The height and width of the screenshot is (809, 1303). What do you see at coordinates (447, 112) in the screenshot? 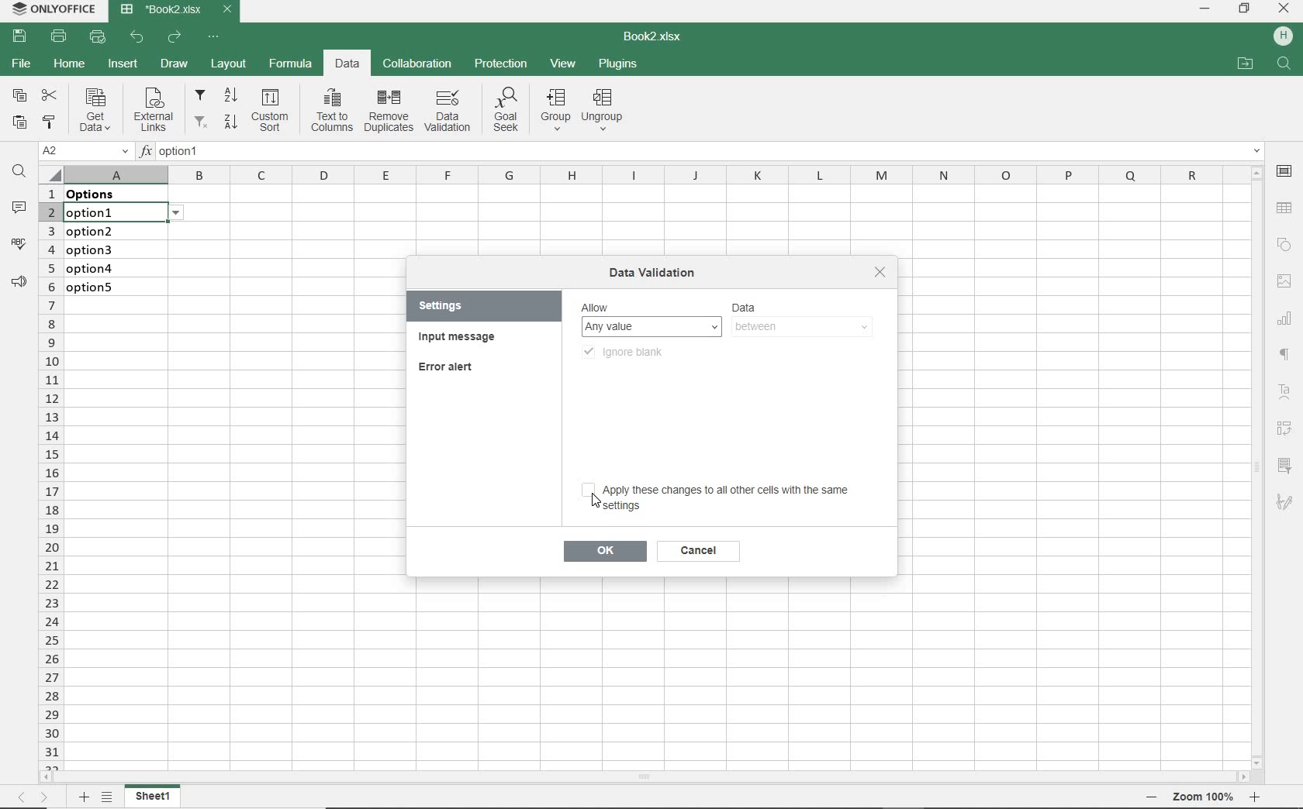
I see `DATA VALIDATION` at bounding box center [447, 112].